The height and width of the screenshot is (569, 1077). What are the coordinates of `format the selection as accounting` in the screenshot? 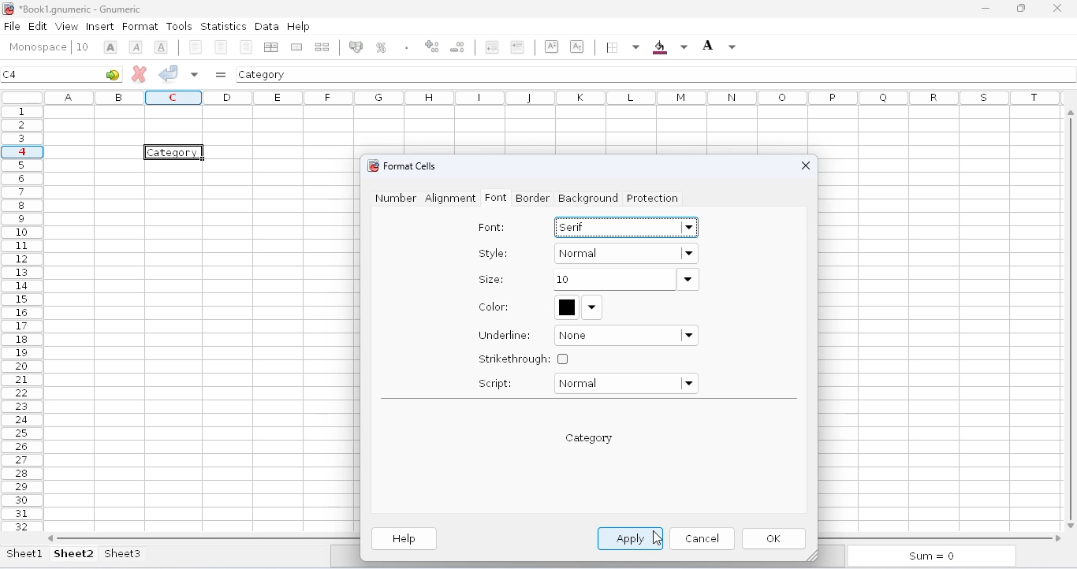 It's located at (356, 46).